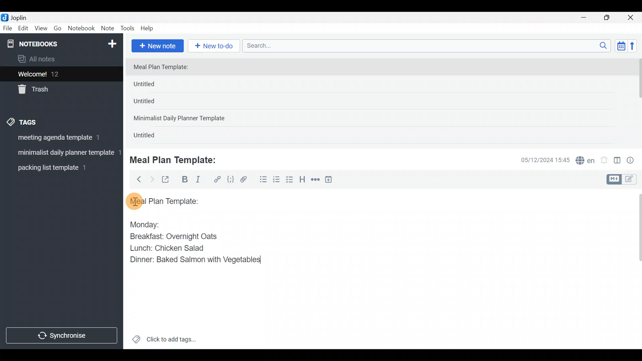  Describe the element at coordinates (41, 29) in the screenshot. I see `View` at that location.